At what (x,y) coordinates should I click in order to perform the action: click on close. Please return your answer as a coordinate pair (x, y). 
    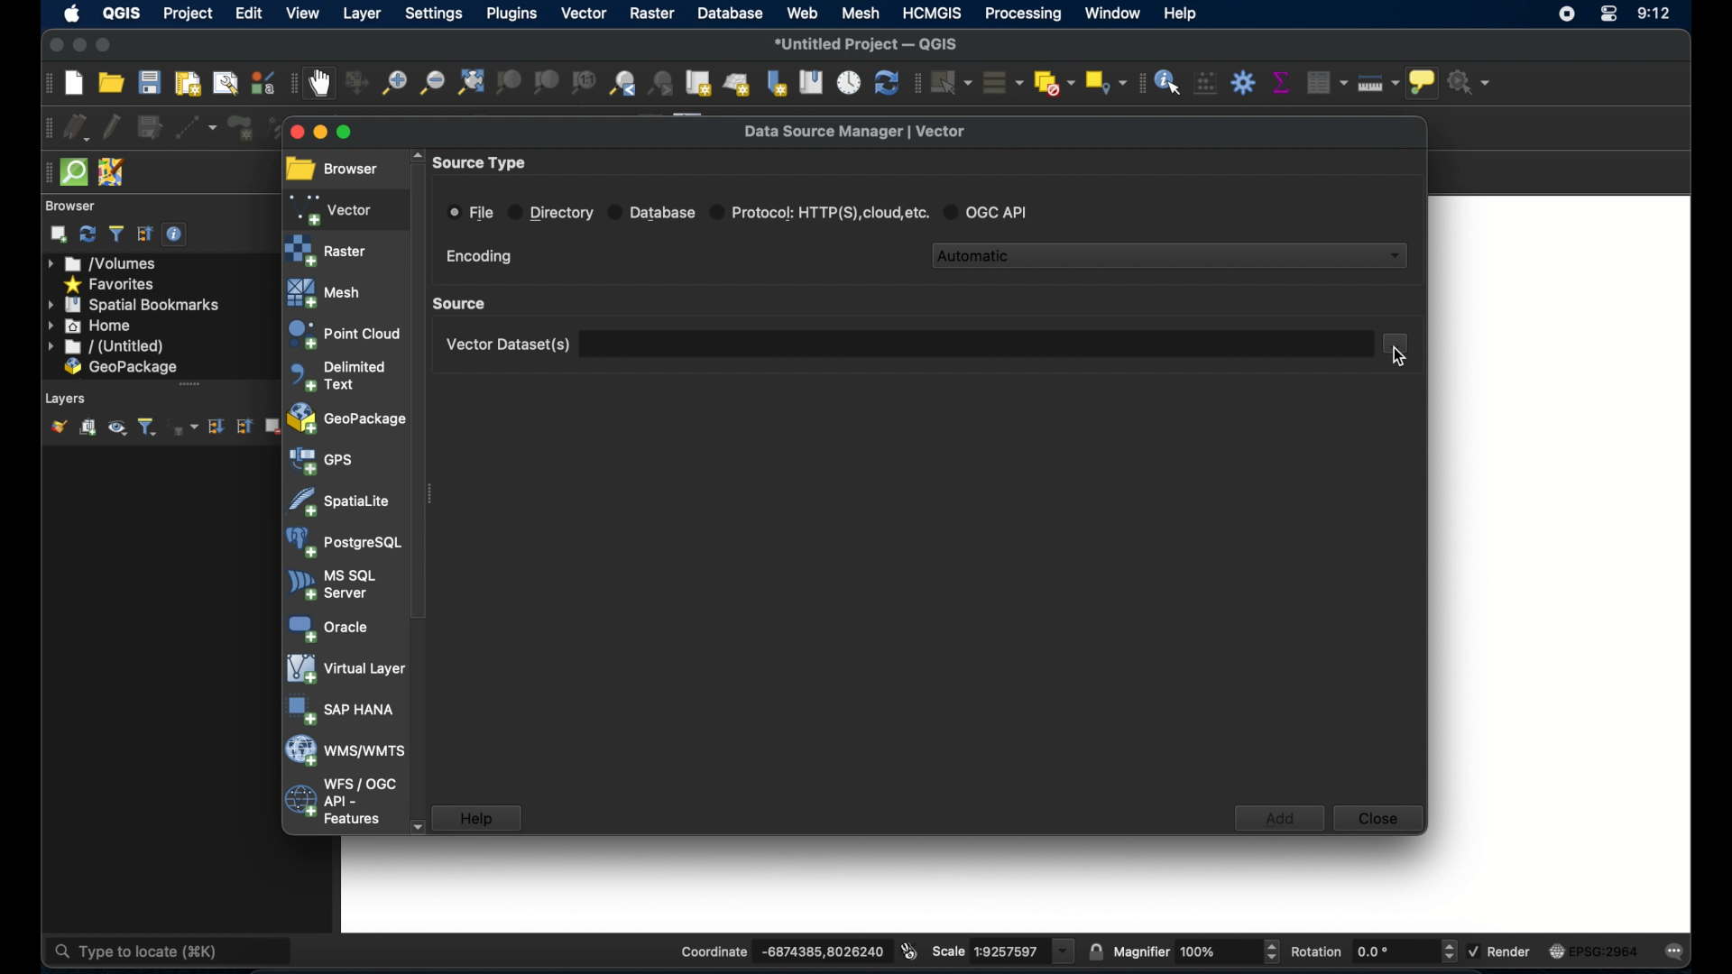
    Looking at the image, I should click on (293, 132).